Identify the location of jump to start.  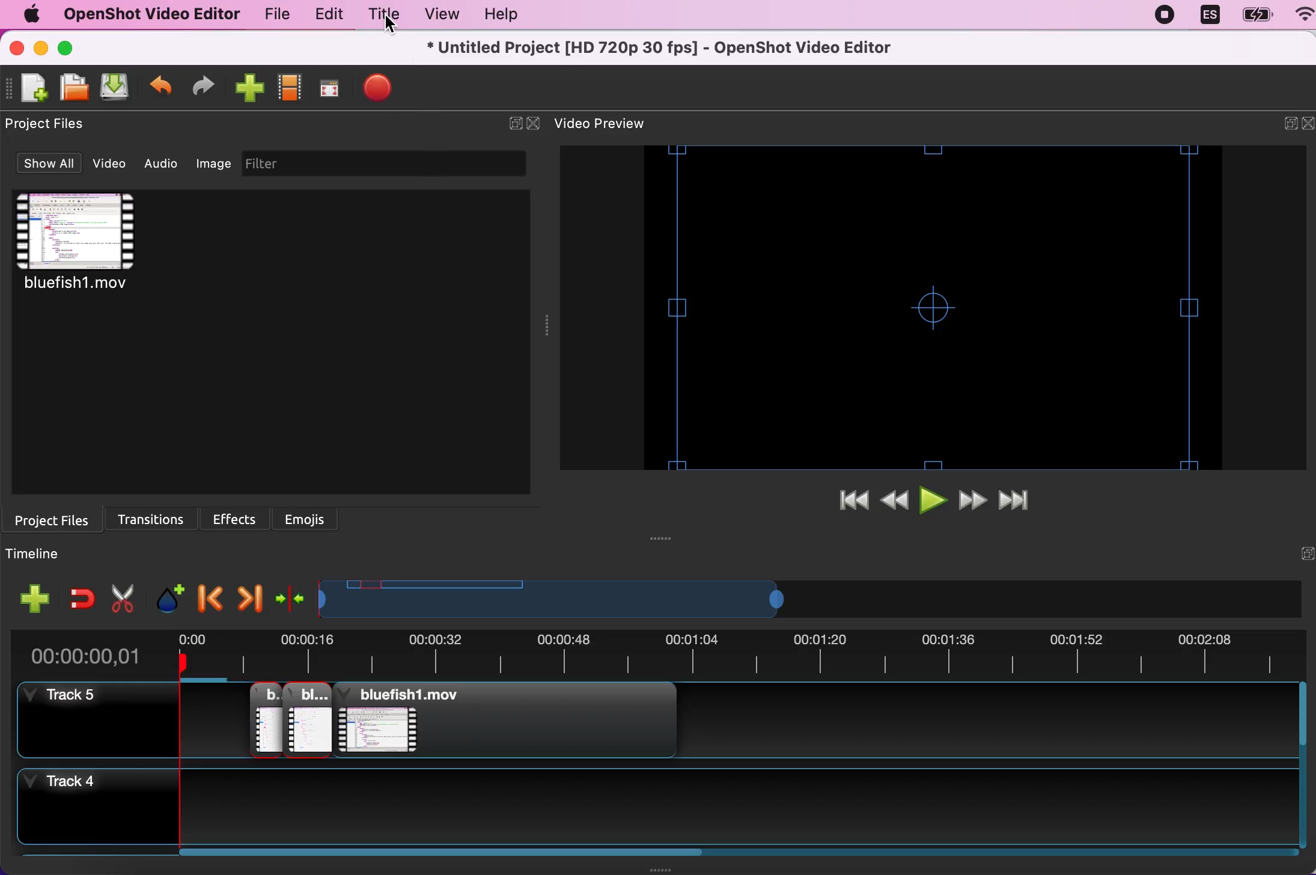
(853, 502).